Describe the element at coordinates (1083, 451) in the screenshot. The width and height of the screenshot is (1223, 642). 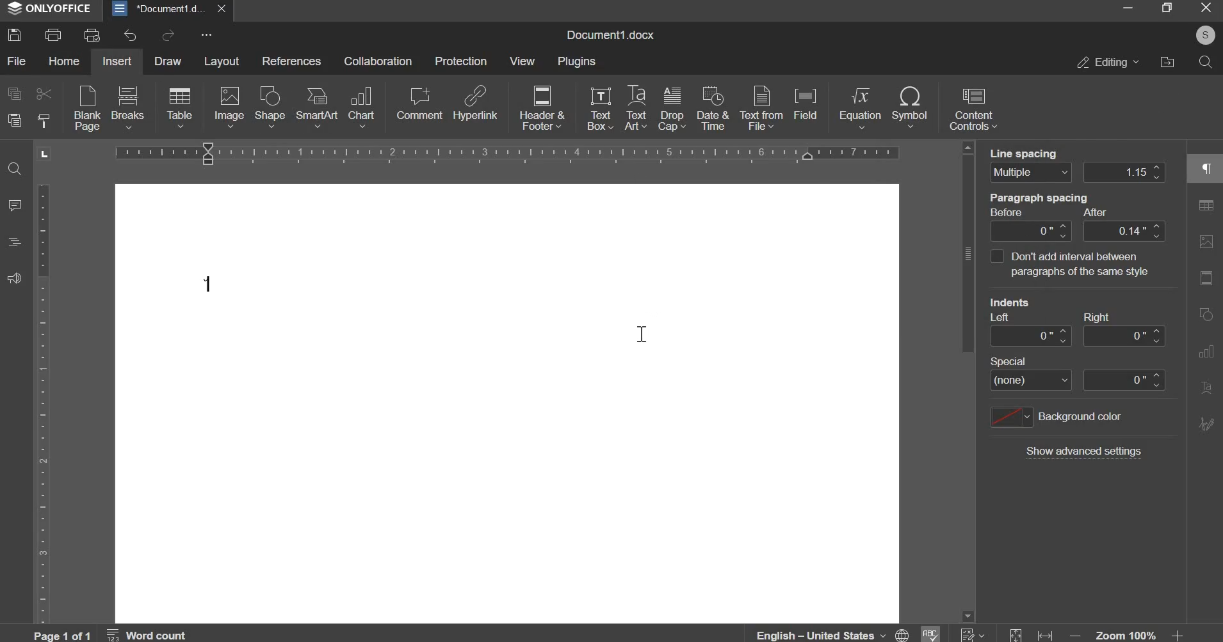
I see `show additional settings` at that location.